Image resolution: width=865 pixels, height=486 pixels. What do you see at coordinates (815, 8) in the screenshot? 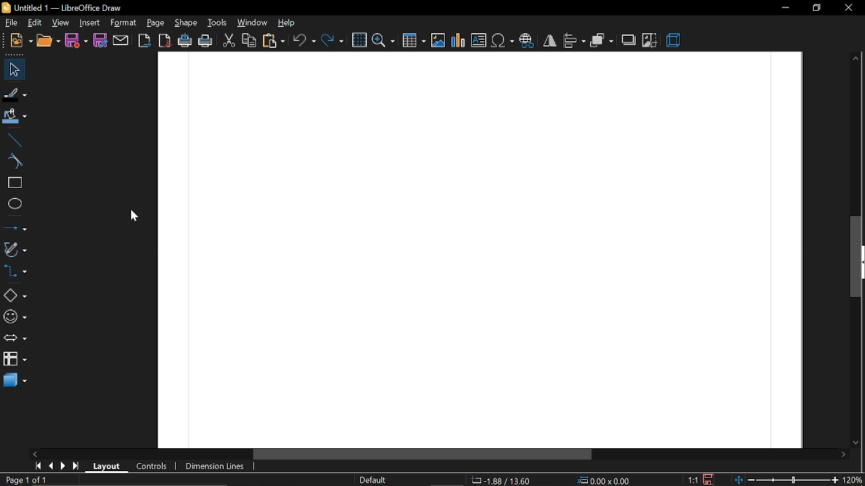
I see `restore down` at bounding box center [815, 8].